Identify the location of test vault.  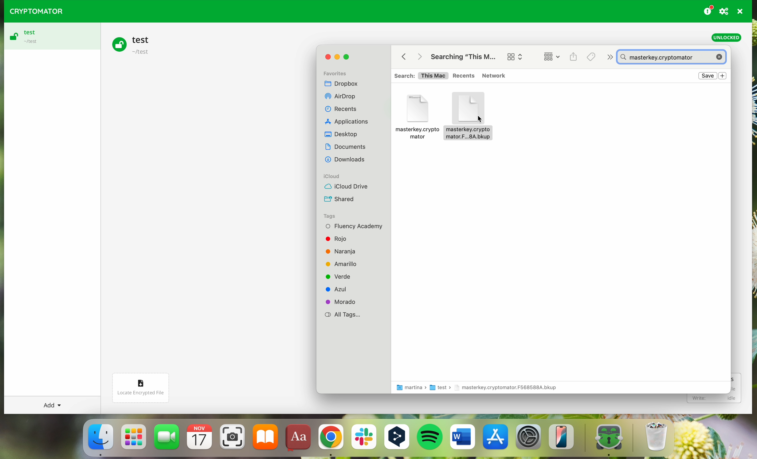
(50, 36).